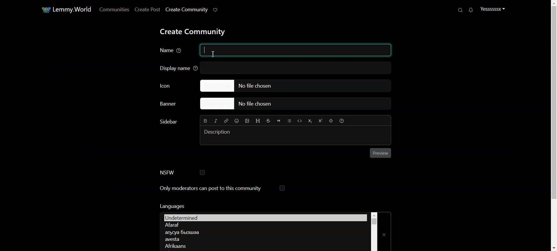 The height and width of the screenshot is (251, 557). I want to click on Code, so click(300, 121).